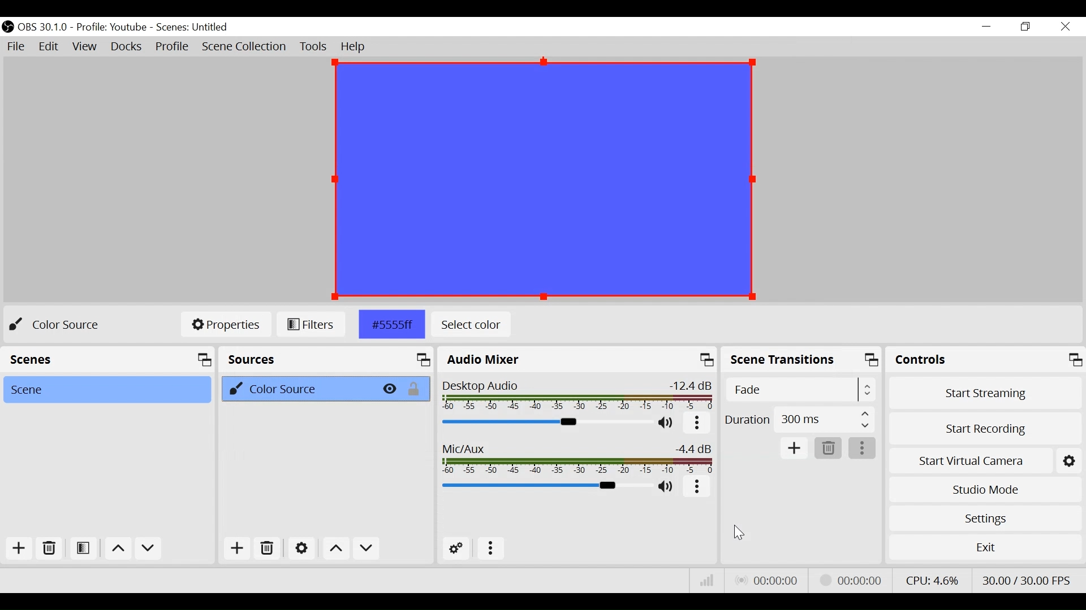  I want to click on View, so click(84, 46).